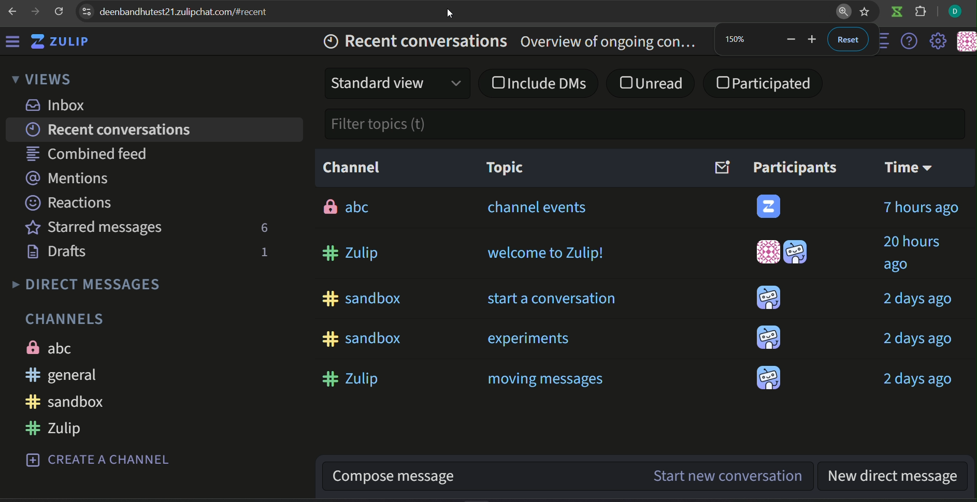 Image resolution: width=977 pixels, height=502 pixels. Describe the element at coordinates (908, 166) in the screenshot. I see `time` at that location.